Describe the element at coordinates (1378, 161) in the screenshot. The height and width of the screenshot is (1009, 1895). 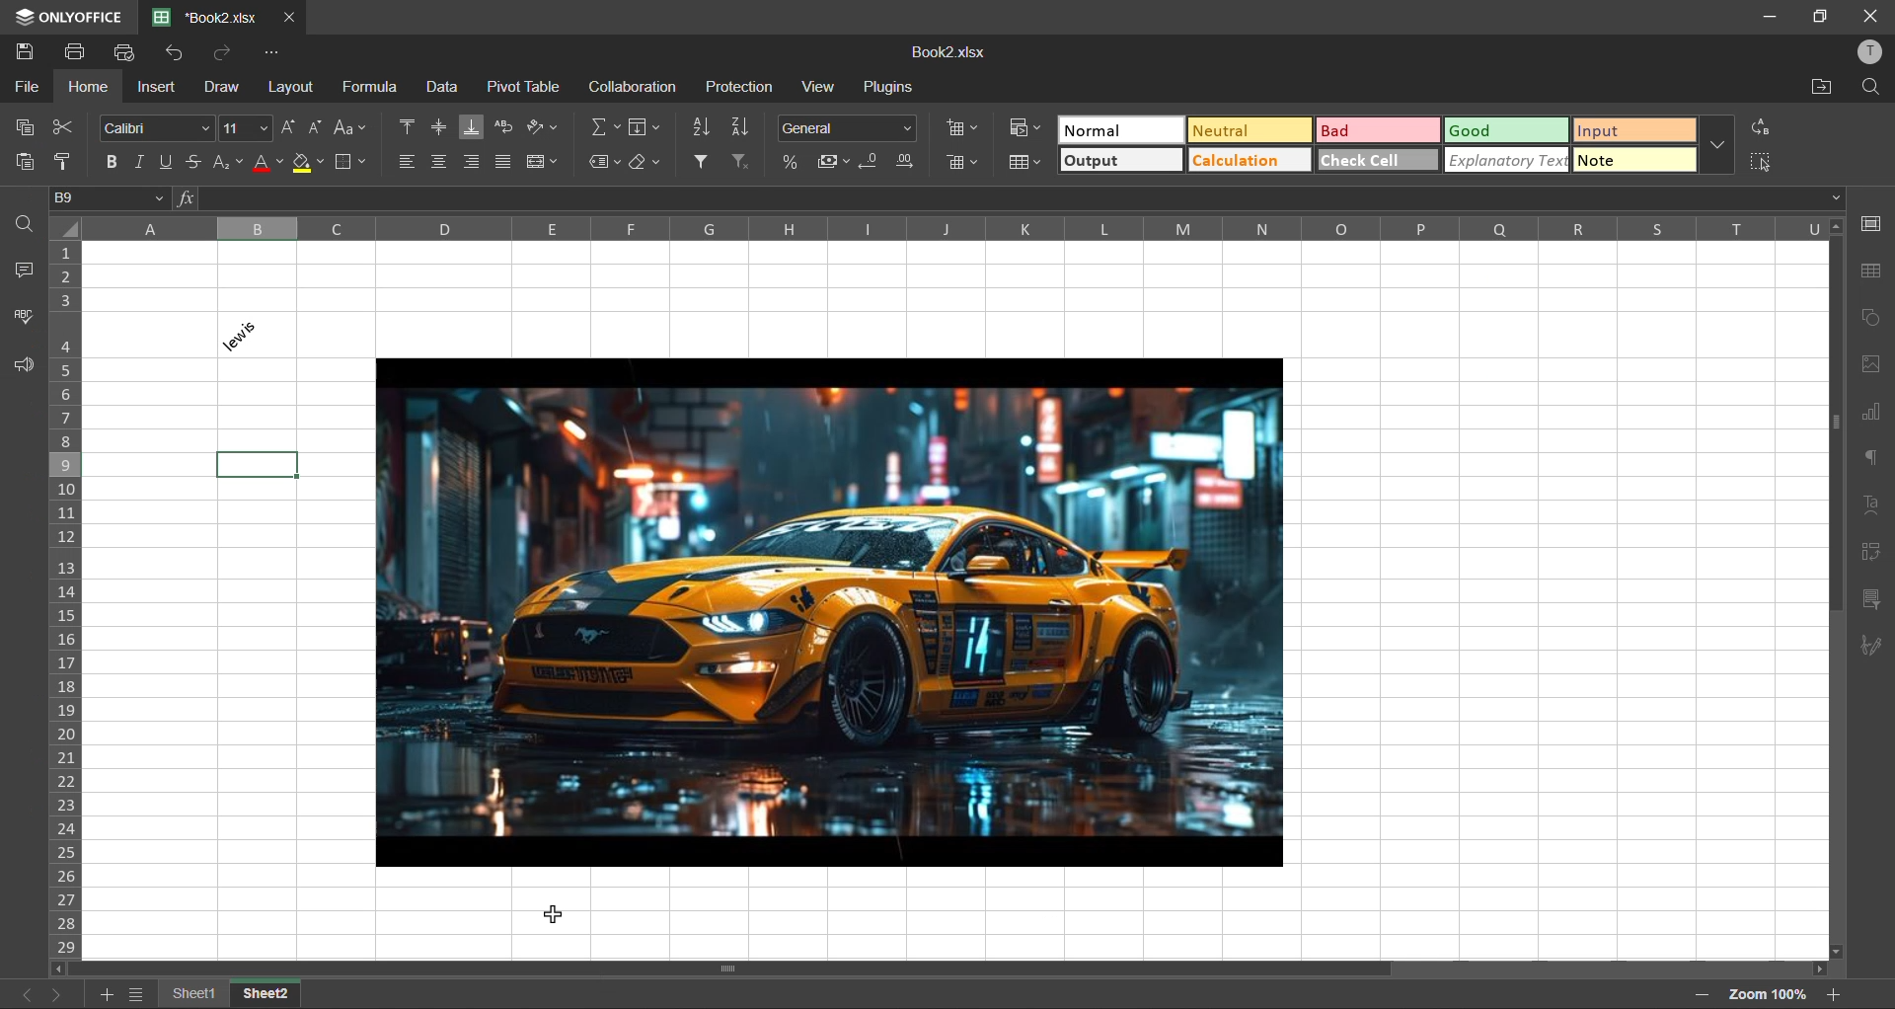
I see `check cell` at that location.